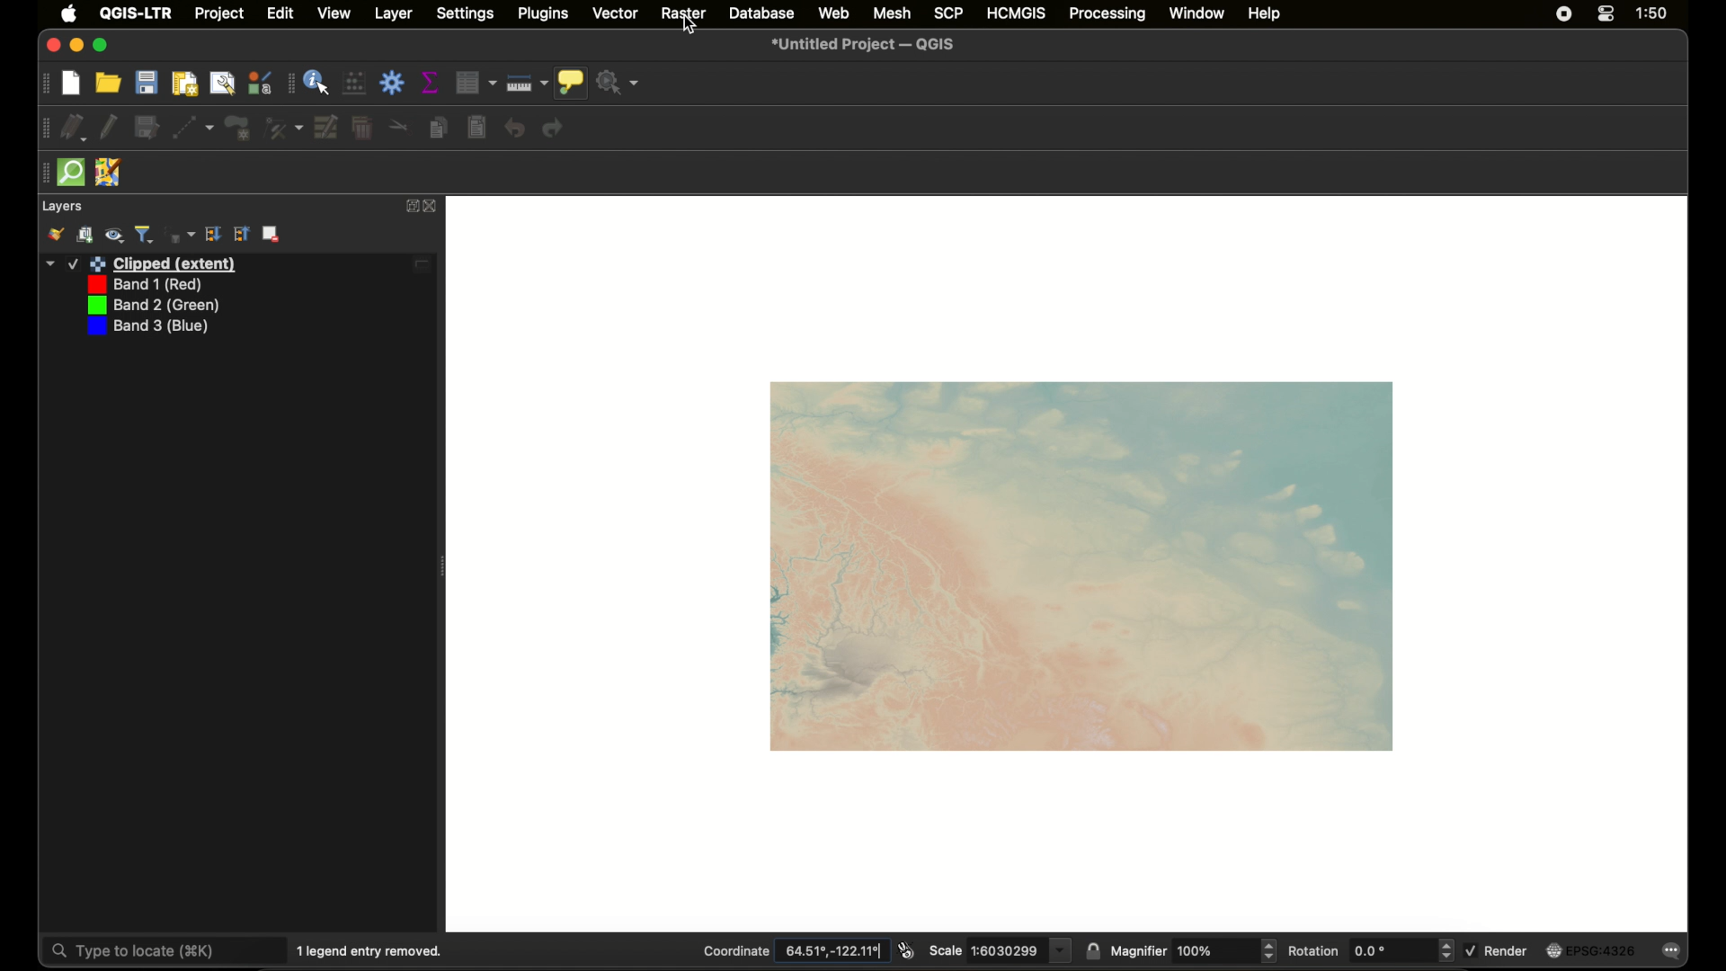  Describe the element at coordinates (318, 82) in the screenshot. I see `identify feature` at that location.